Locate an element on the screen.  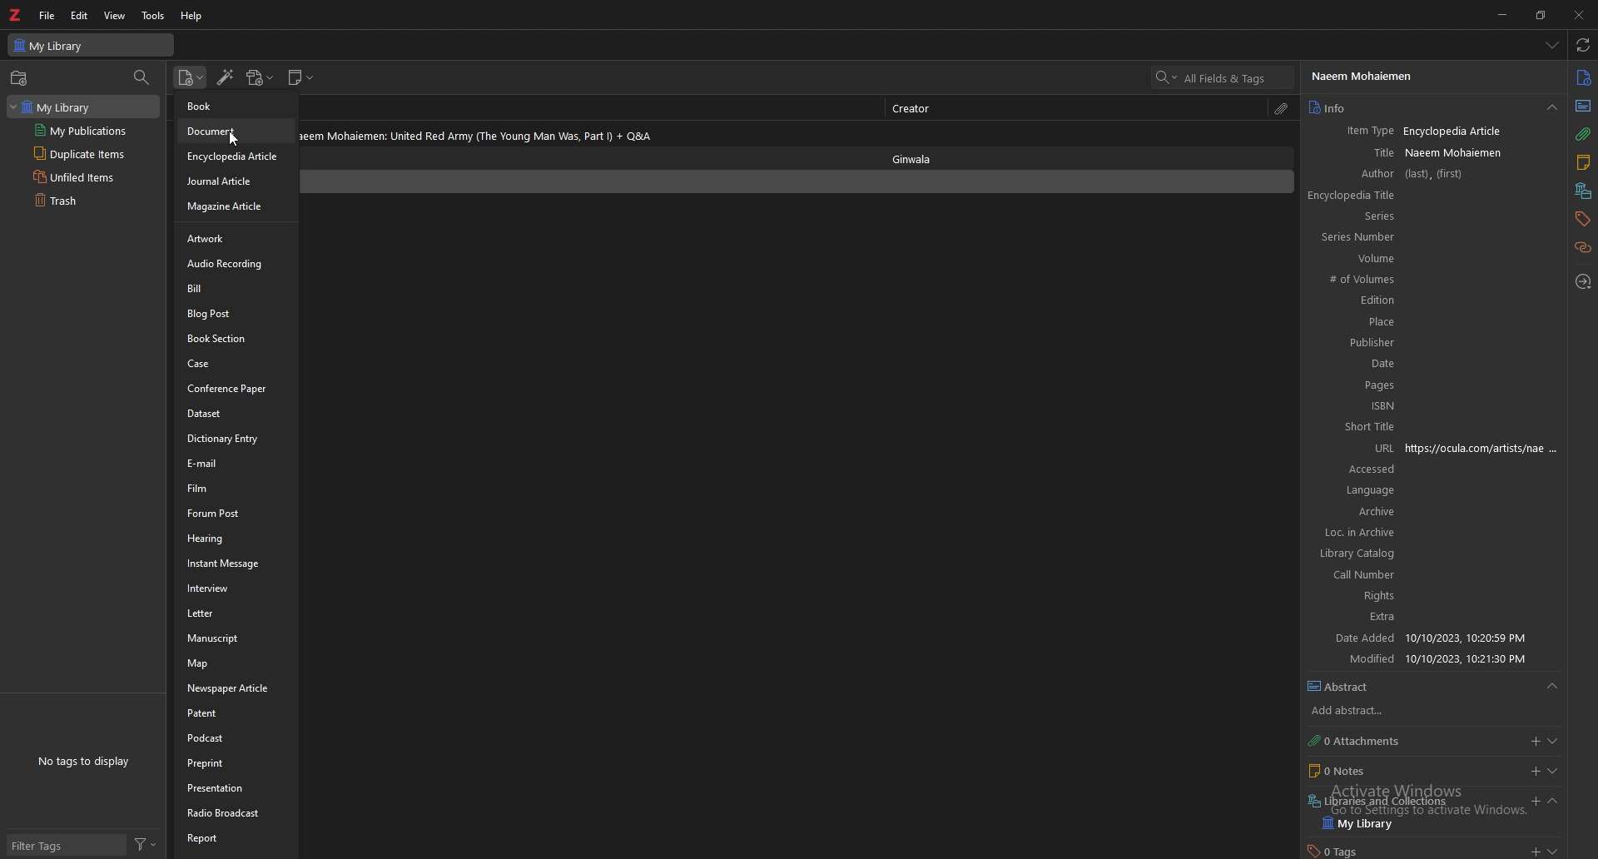
add item by identifier is located at coordinates (226, 78).